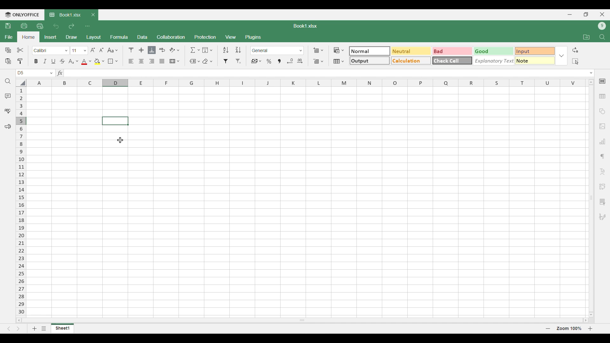 The image size is (610, 343). What do you see at coordinates (277, 50) in the screenshot?
I see `Number format options` at bounding box center [277, 50].